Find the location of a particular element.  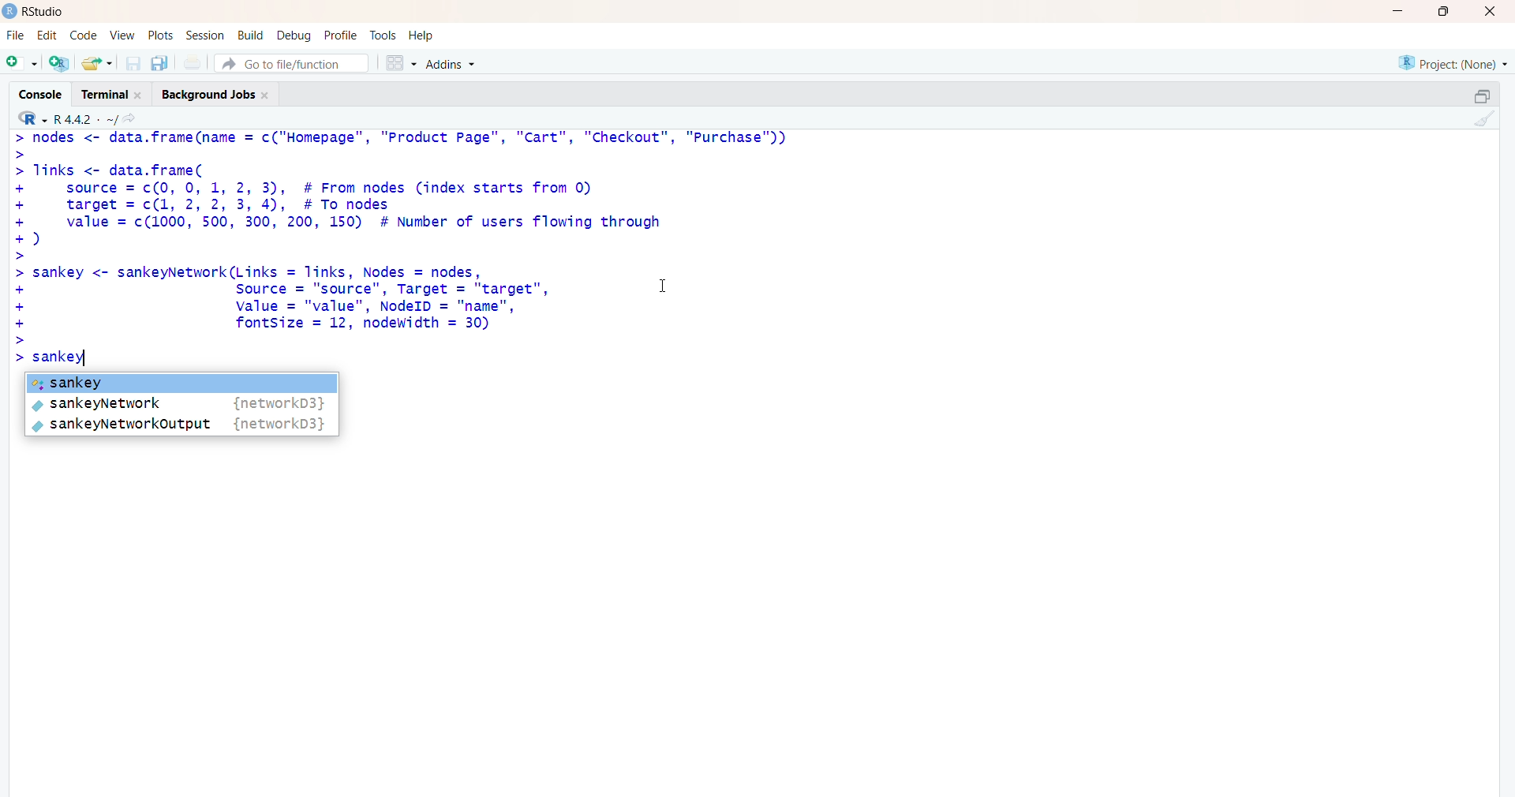

clear is located at coordinates (1489, 122).